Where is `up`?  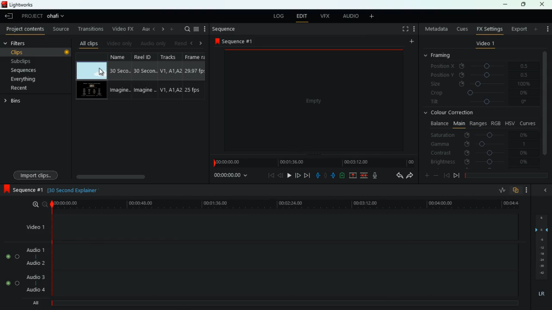
up is located at coordinates (353, 176).